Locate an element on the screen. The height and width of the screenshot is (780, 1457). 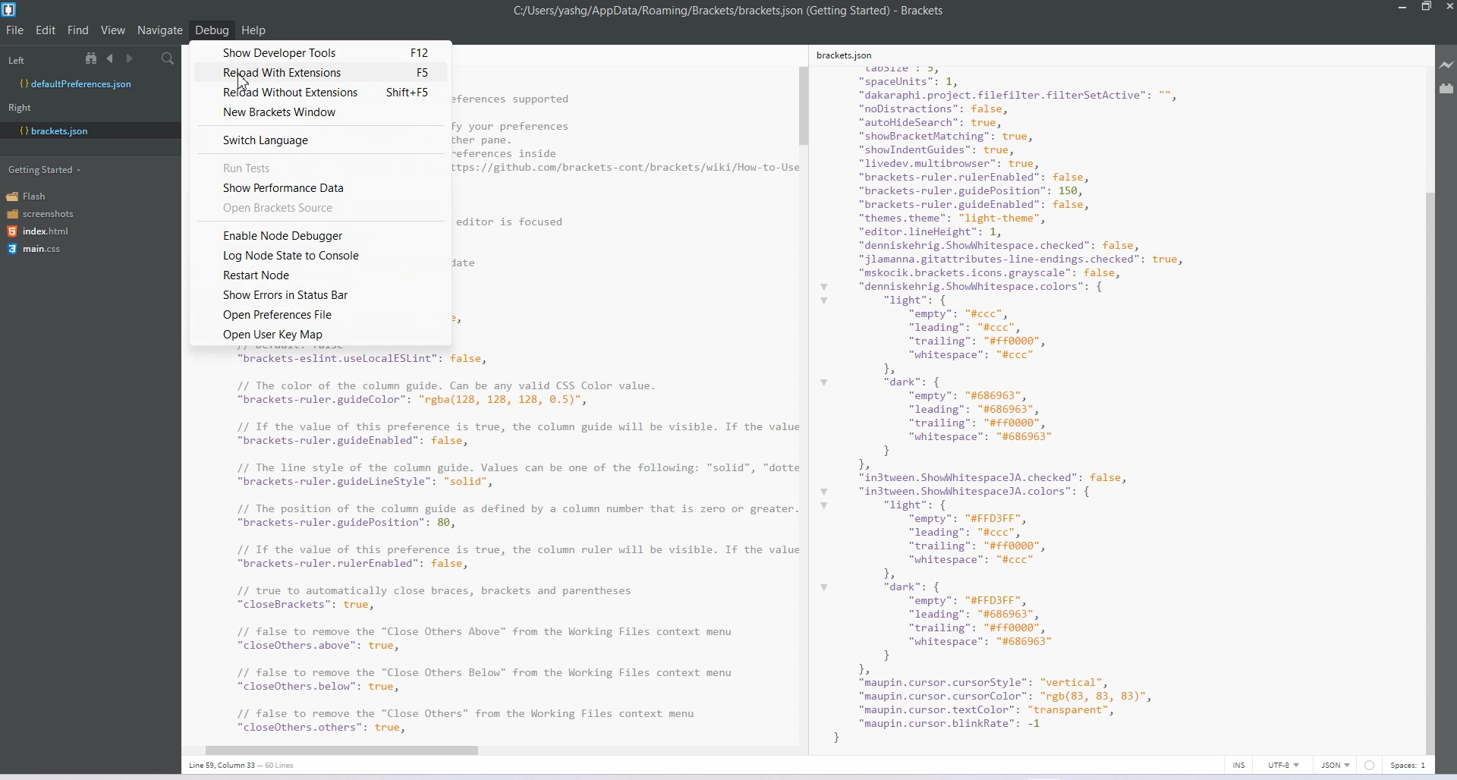
Horizontal Scroll Bar is located at coordinates (483, 747).